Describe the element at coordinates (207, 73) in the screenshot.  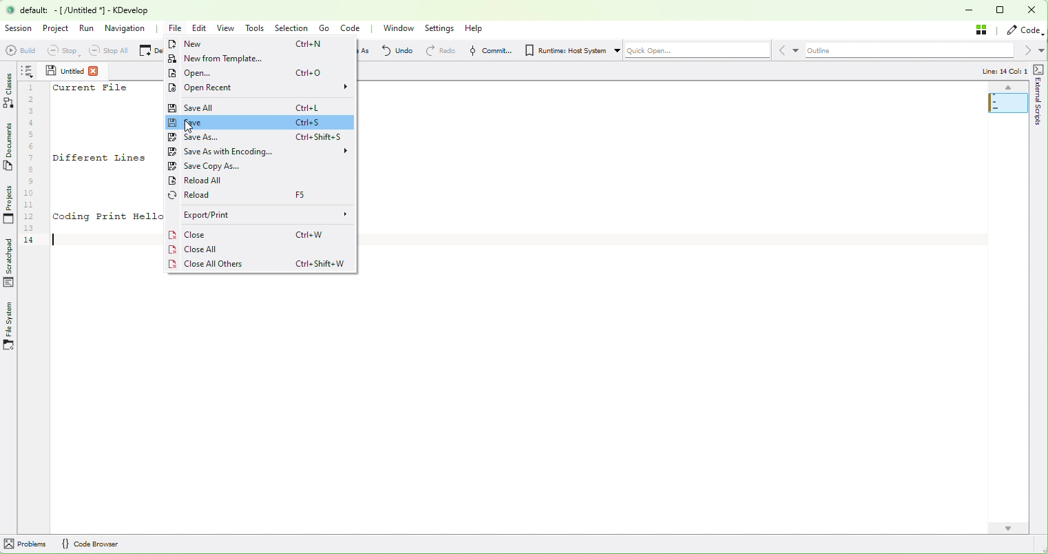
I see `Open` at that location.